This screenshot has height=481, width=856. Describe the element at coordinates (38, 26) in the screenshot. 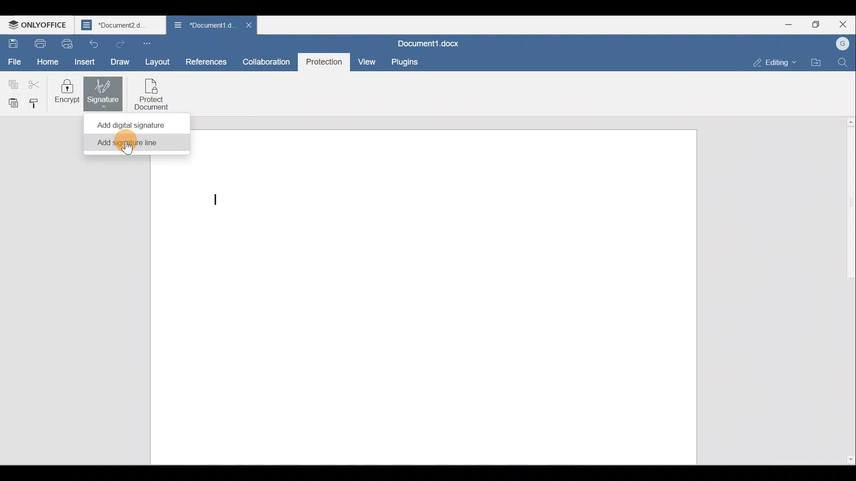

I see `ONLYOFFICE` at that location.